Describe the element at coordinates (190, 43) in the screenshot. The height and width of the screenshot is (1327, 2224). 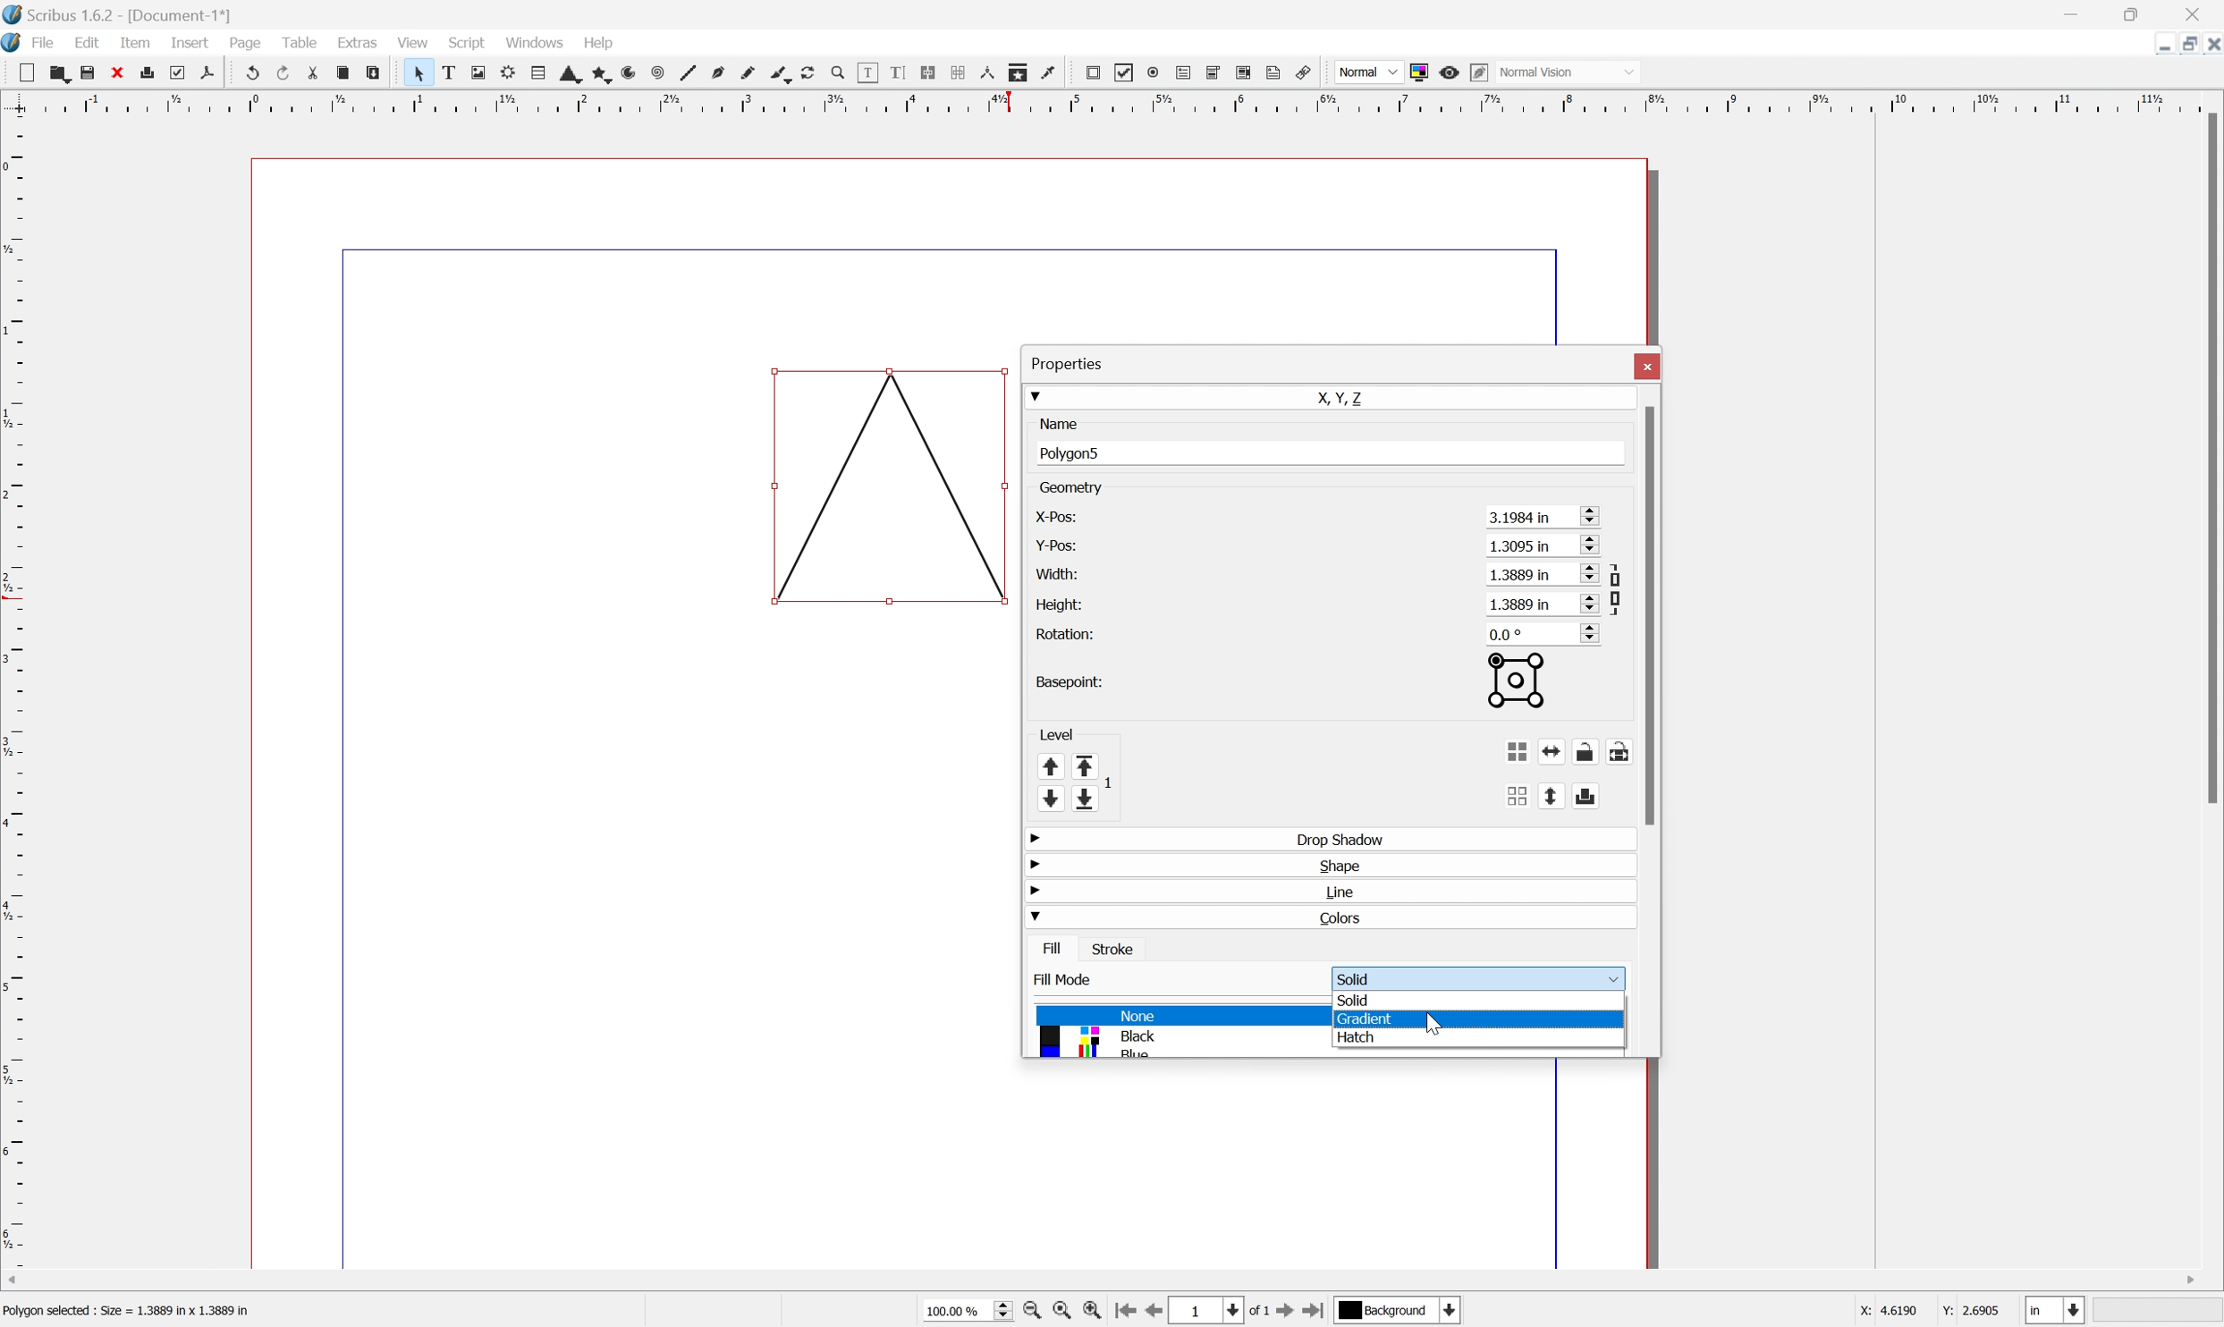
I see `Insert` at that location.